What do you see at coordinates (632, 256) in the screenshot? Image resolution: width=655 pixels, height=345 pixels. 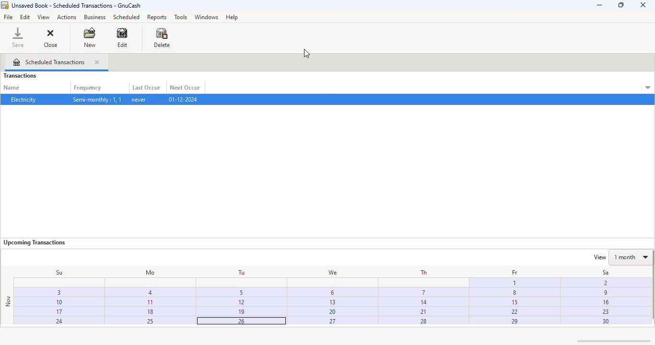 I see `1 month` at bounding box center [632, 256].